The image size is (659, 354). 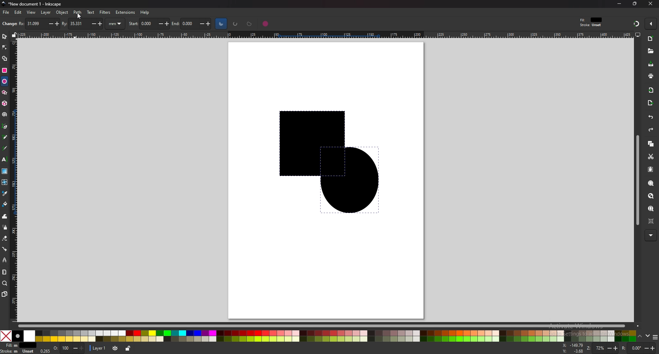 I want to click on vertical radius, so click(x=83, y=23).